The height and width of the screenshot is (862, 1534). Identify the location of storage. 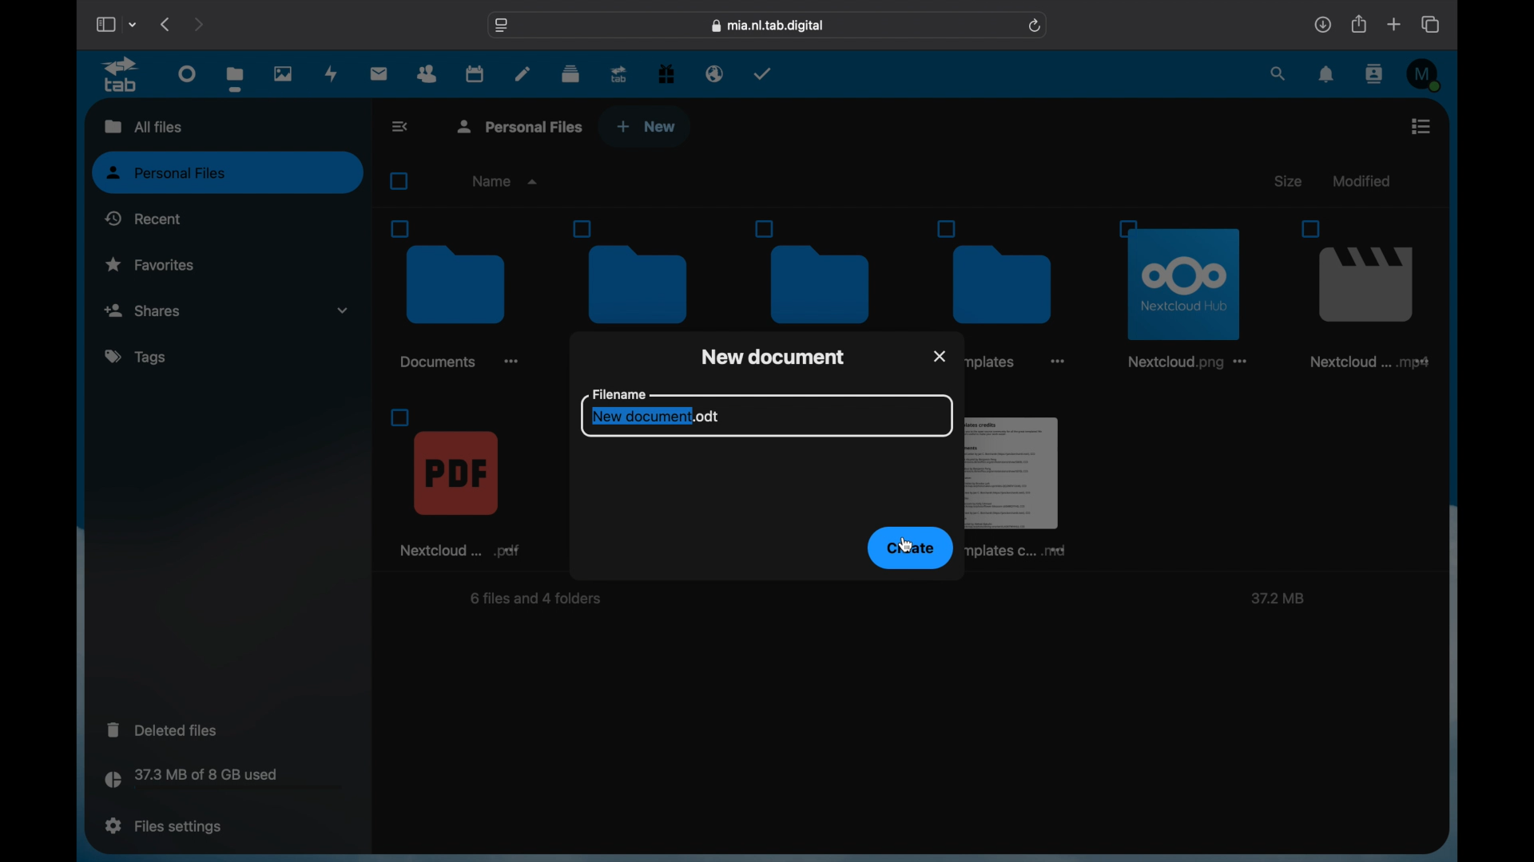
(224, 781).